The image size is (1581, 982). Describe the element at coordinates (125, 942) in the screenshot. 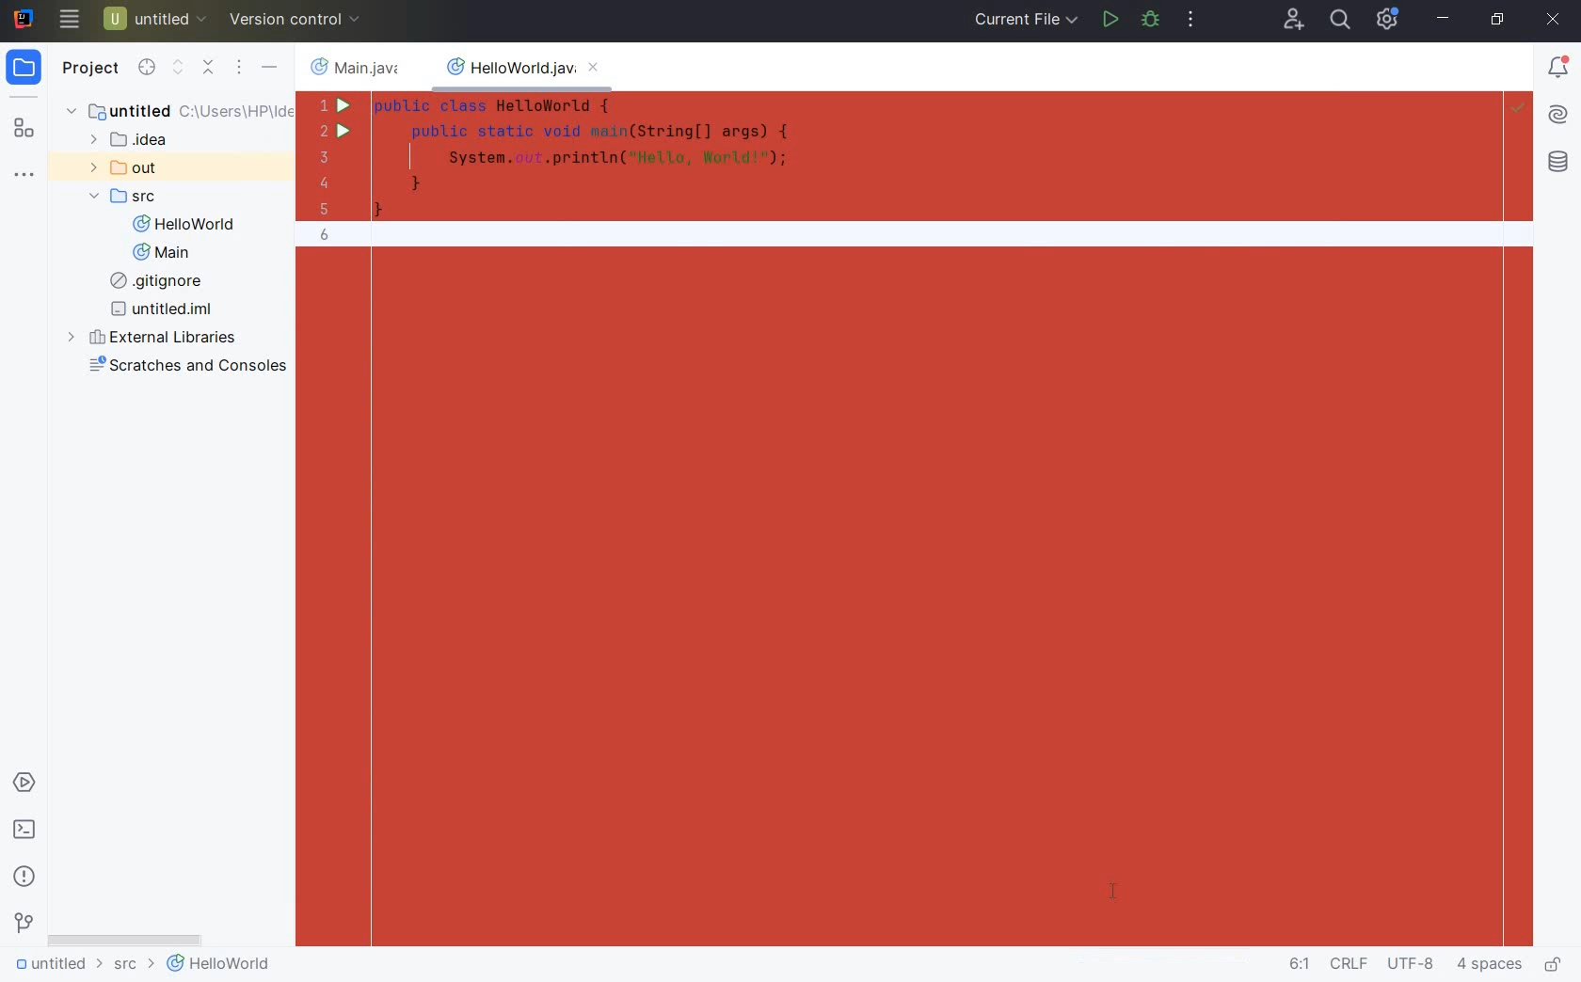

I see `scrollbar` at that location.